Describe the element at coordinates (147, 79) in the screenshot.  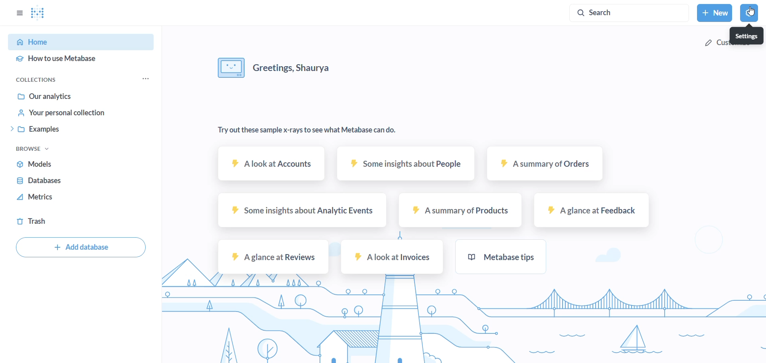
I see `collections options` at that location.